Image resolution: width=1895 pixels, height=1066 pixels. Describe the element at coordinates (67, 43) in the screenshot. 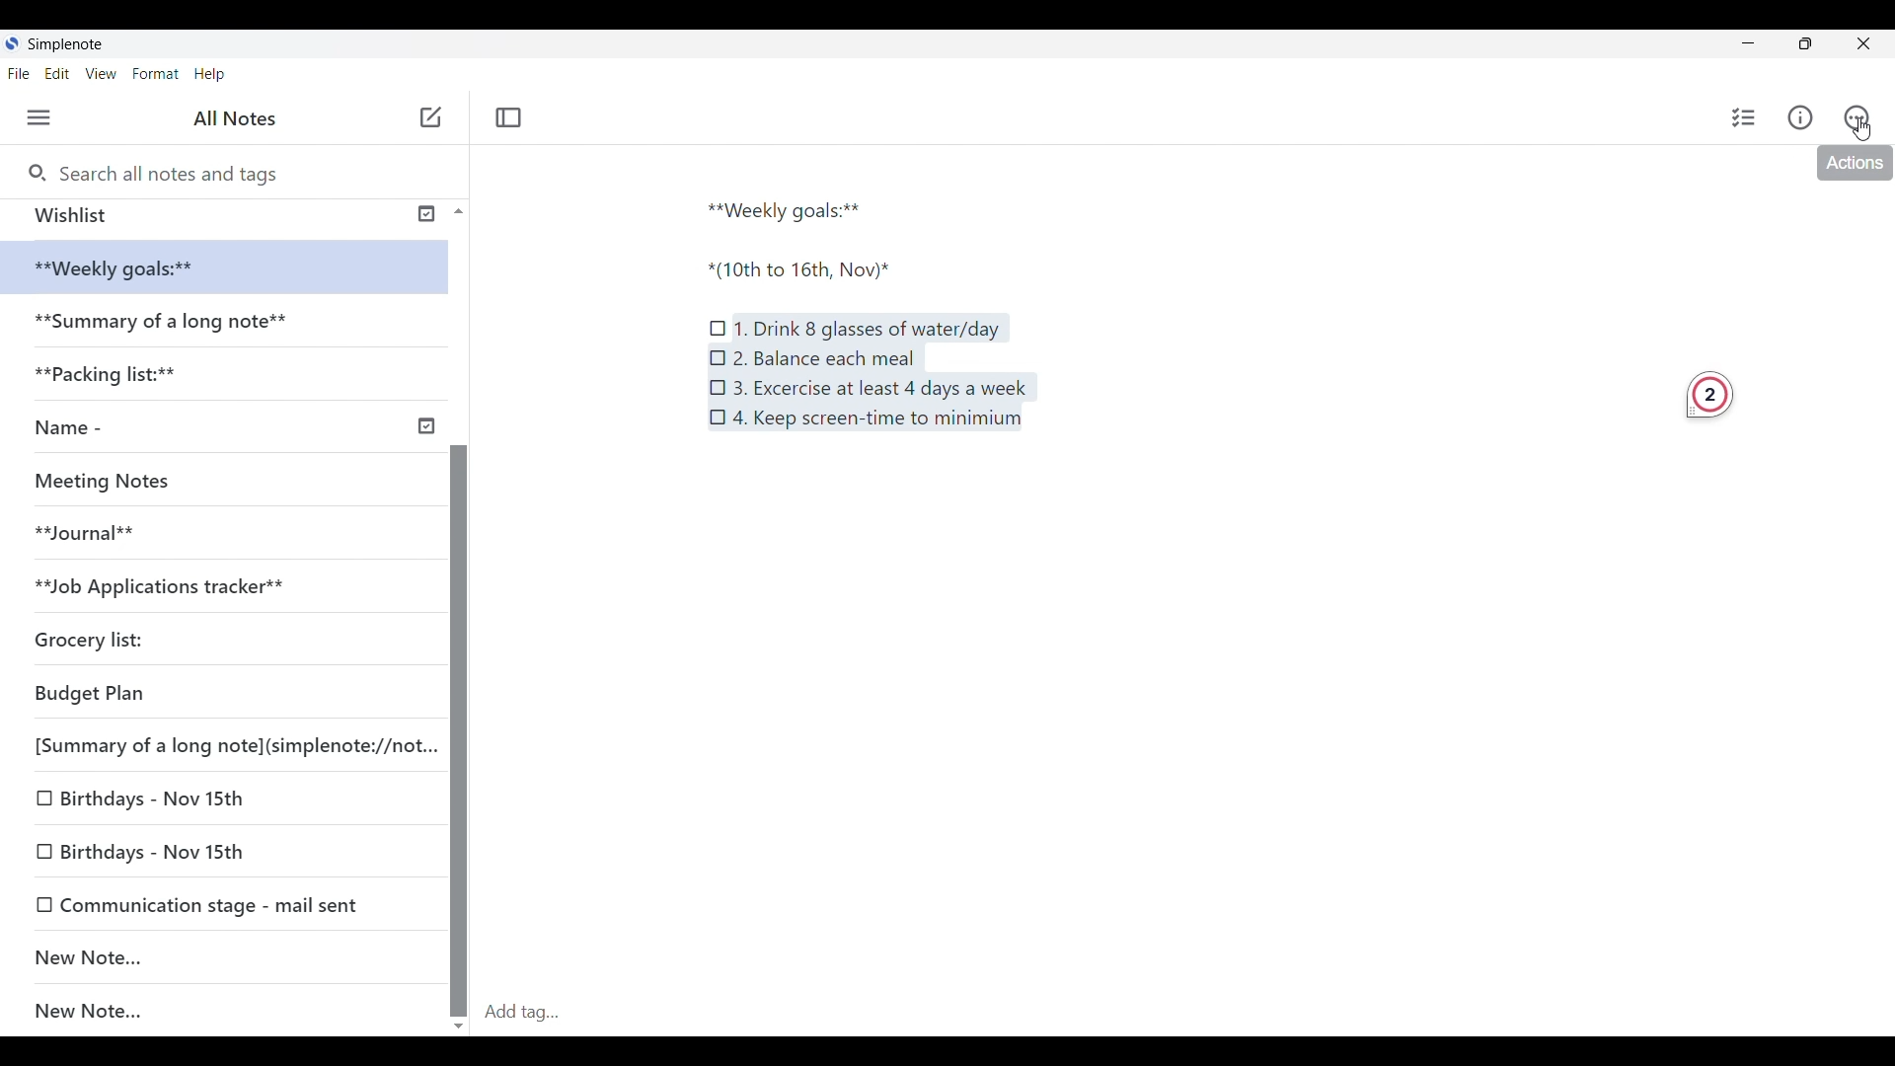

I see `Simple note` at that location.